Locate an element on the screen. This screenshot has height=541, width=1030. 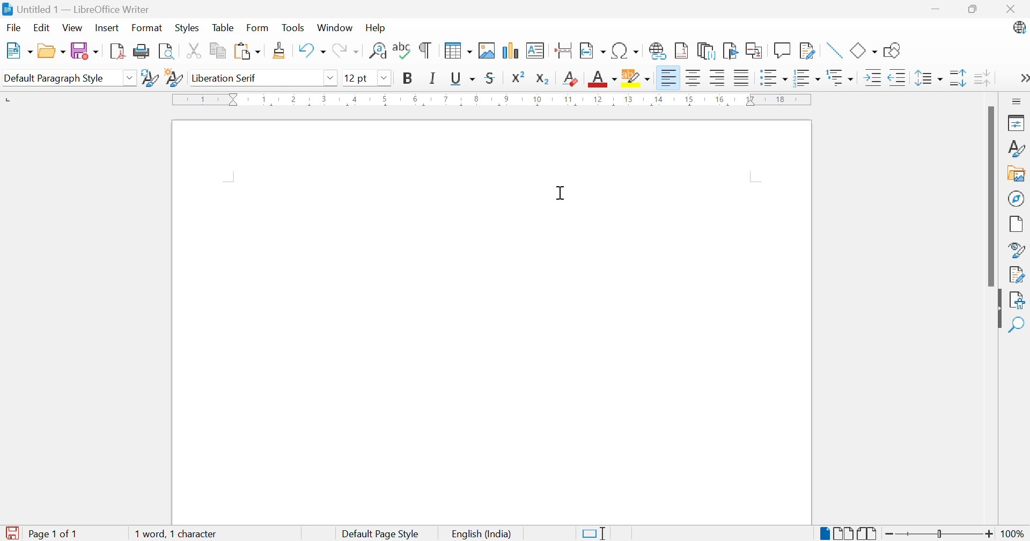
Paste is located at coordinates (247, 50).